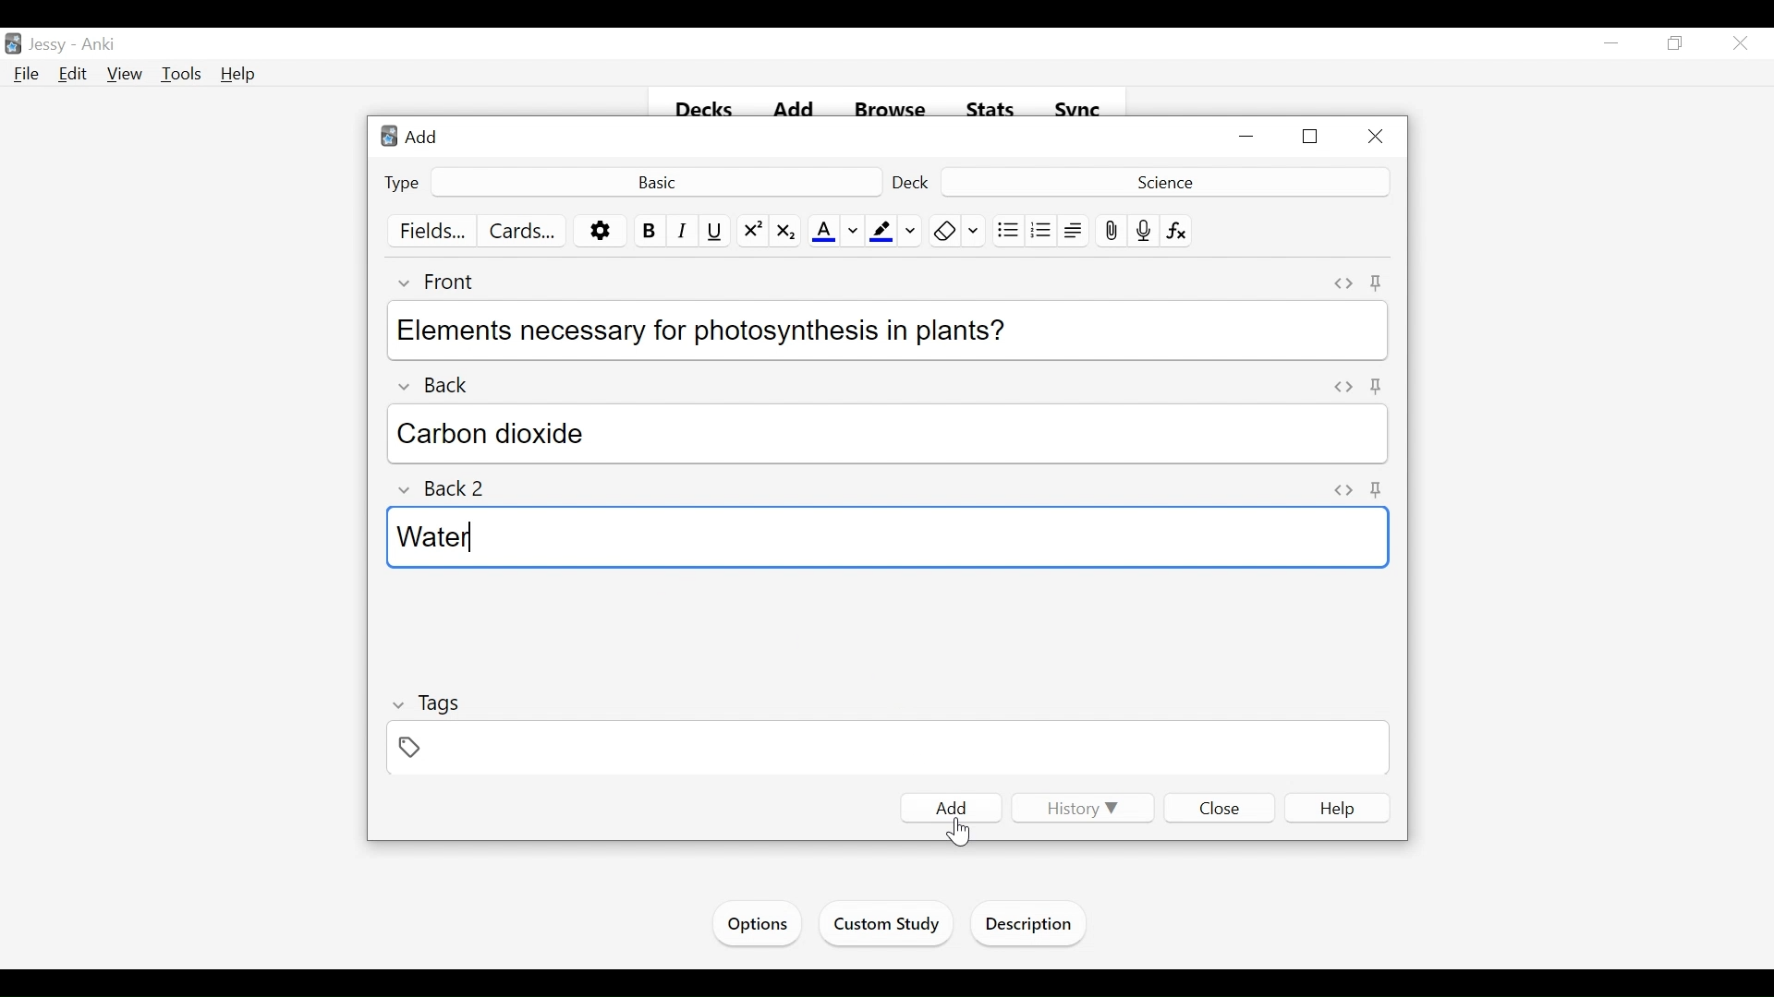 The width and height of the screenshot is (1774, 997). I want to click on History, so click(1079, 808).